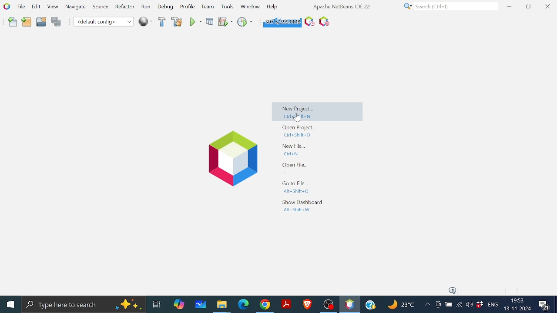 This screenshot has width=557, height=313. I want to click on Date and time, so click(517, 304).